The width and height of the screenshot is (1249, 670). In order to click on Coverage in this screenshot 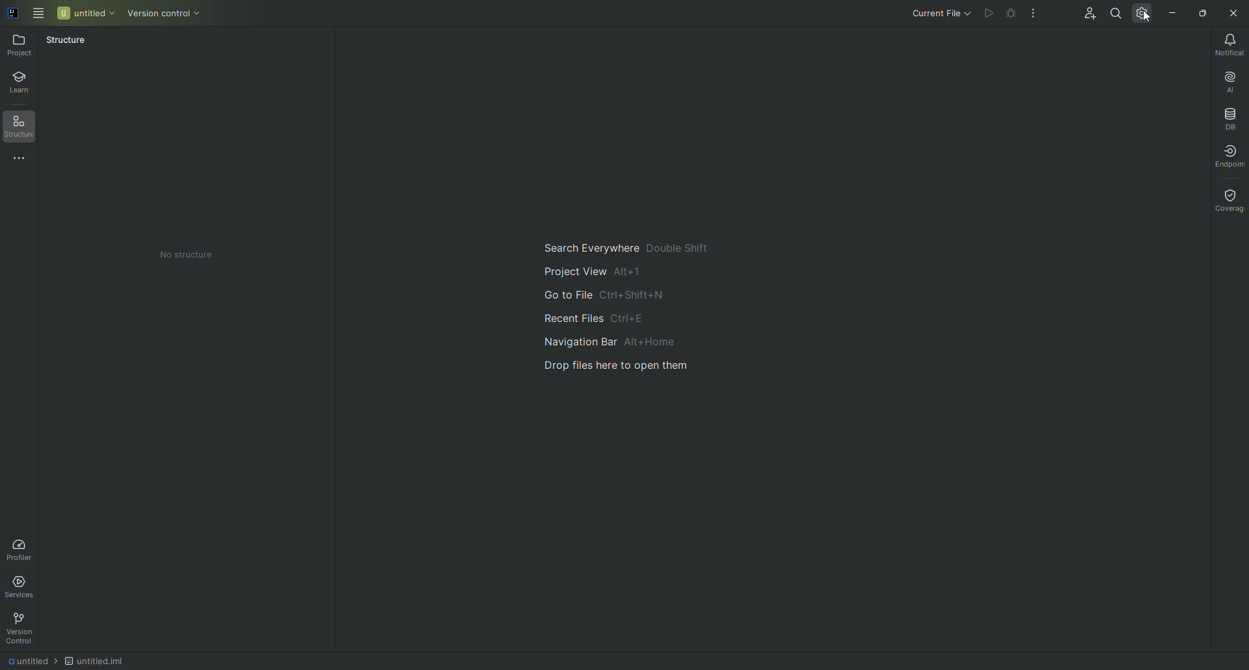, I will do `click(1229, 200)`.